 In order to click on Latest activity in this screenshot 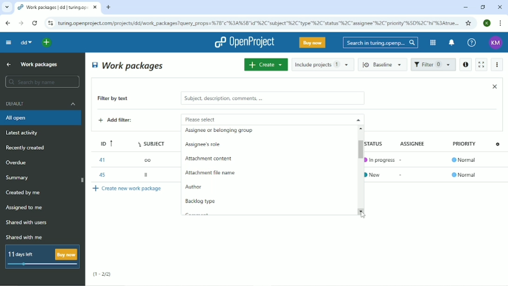, I will do `click(25, 134)`.